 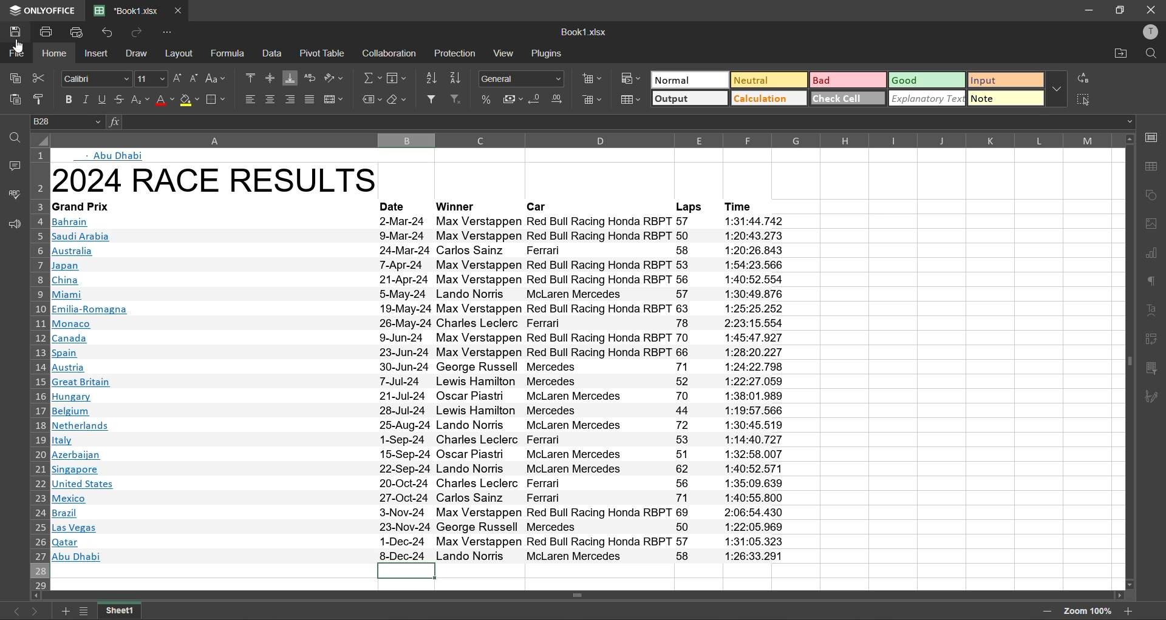 What do you see at coordinates (12, 226) in the screenshot?
I see `feedback` at bounding box center [12, 226].